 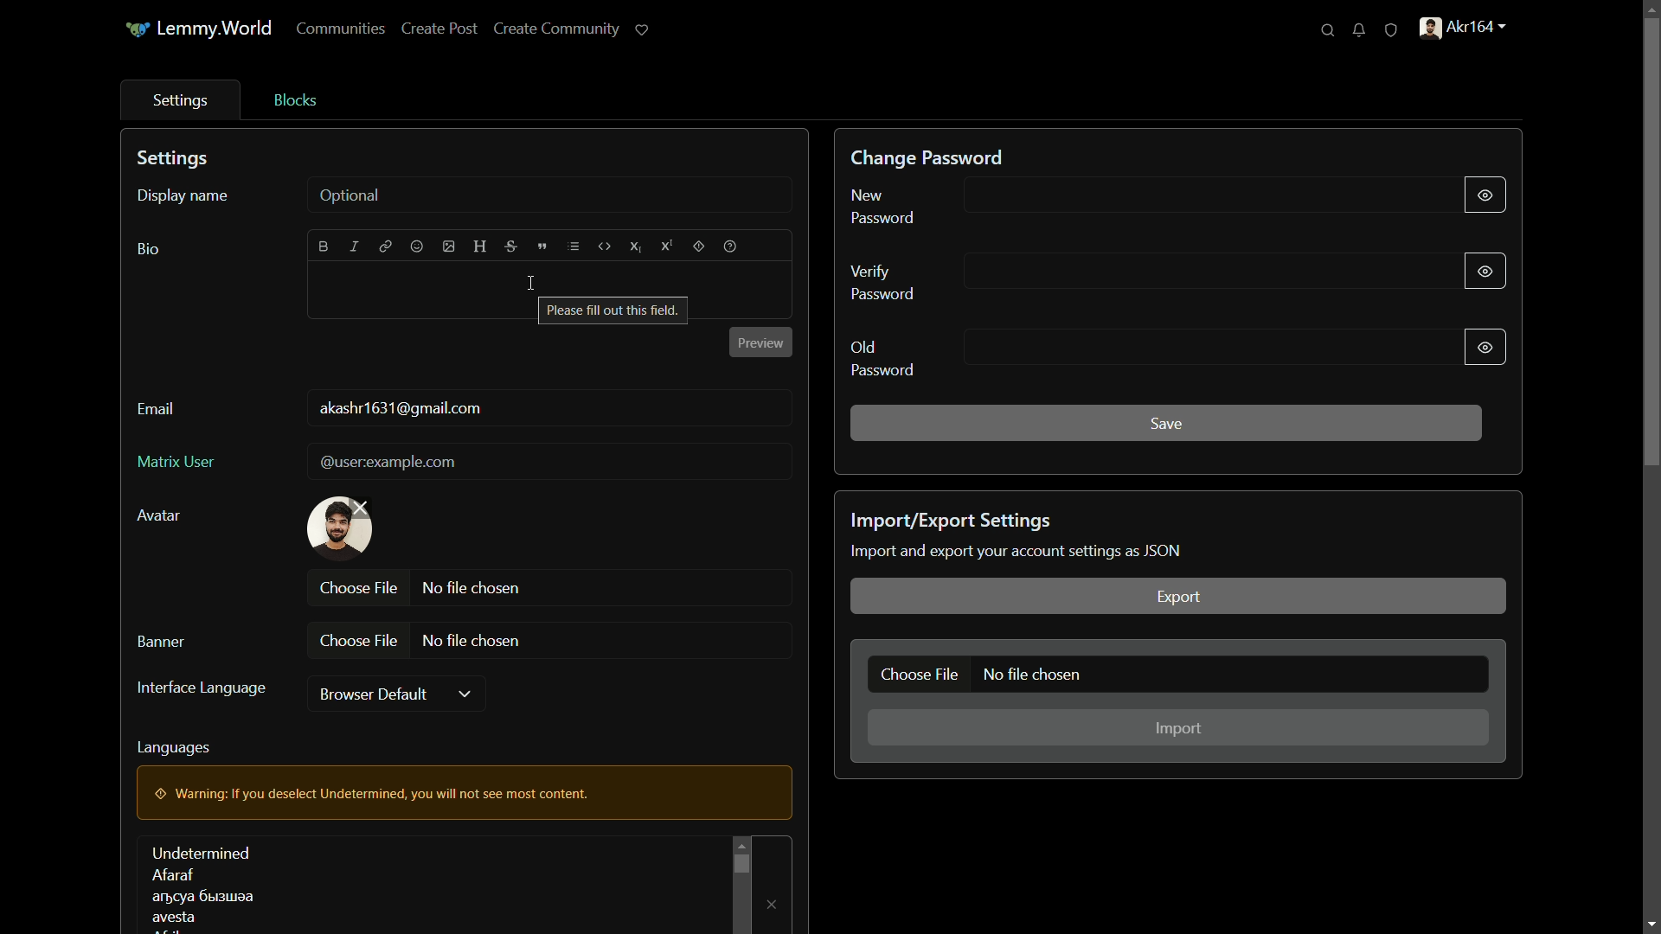 What do you see at coordinates (342, 528) in the screenshot?
I see `profile picture` at bounding box center [342, 528].